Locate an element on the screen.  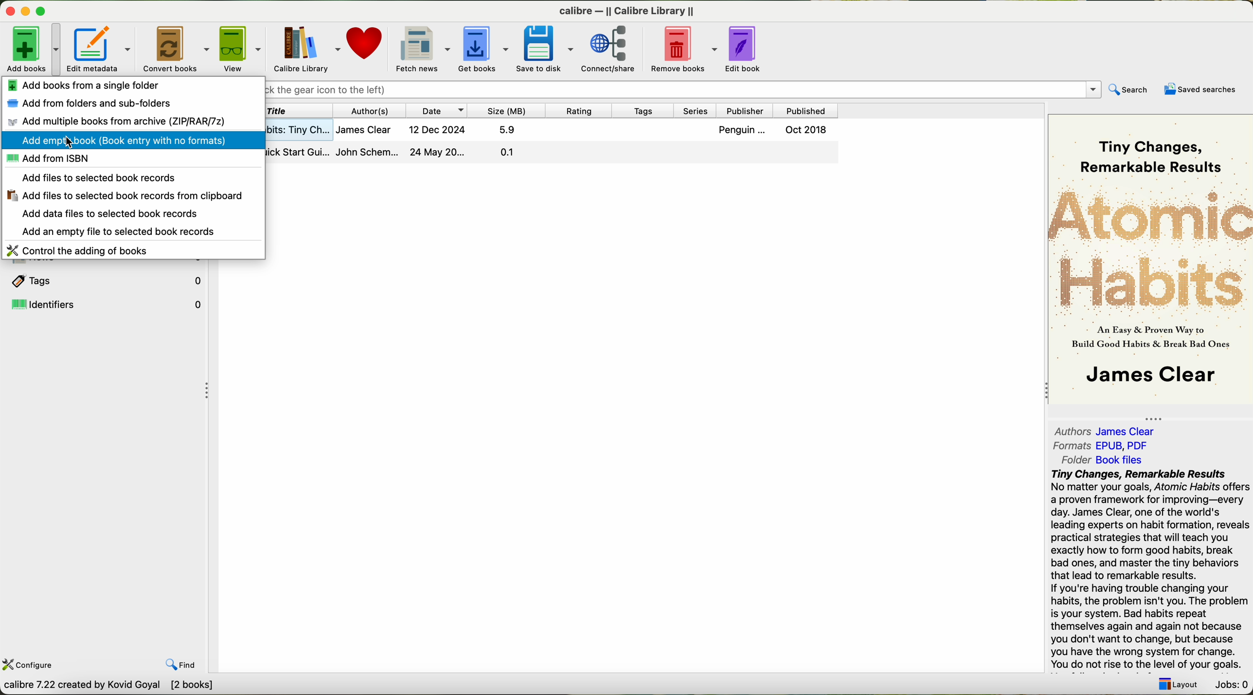
add files to selected book records is located at coordinates (101, 178).